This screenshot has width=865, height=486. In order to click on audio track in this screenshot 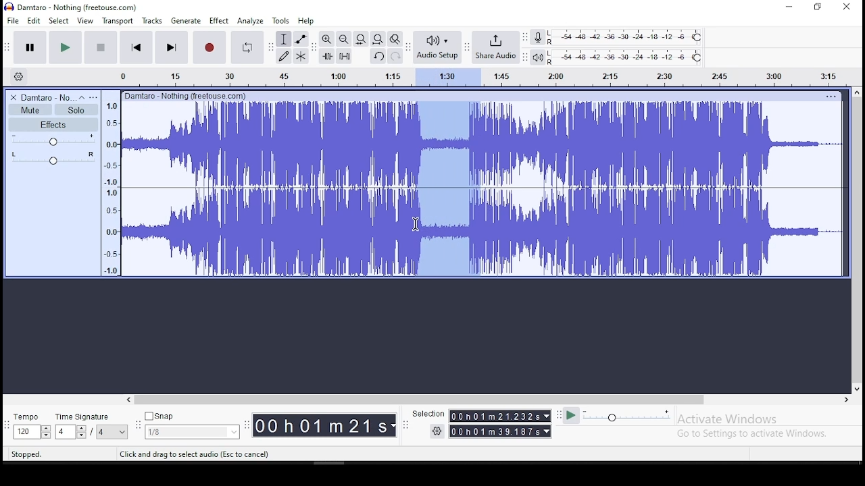, I will do `click(483, 144)`.